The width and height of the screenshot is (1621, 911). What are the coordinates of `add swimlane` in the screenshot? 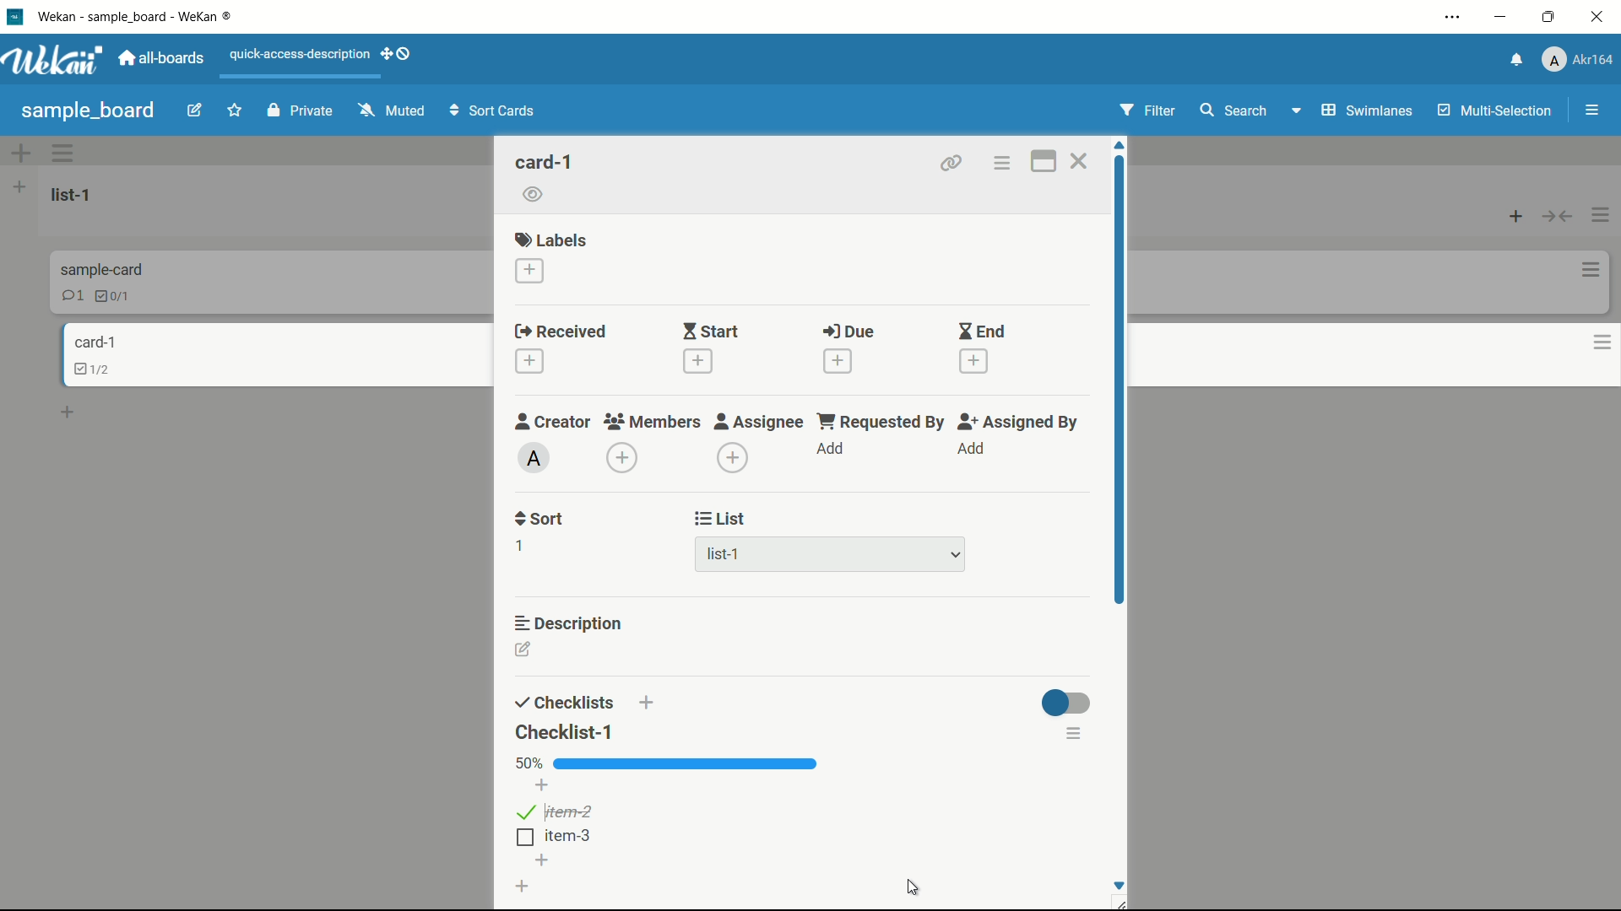 It's located at (22, 152).